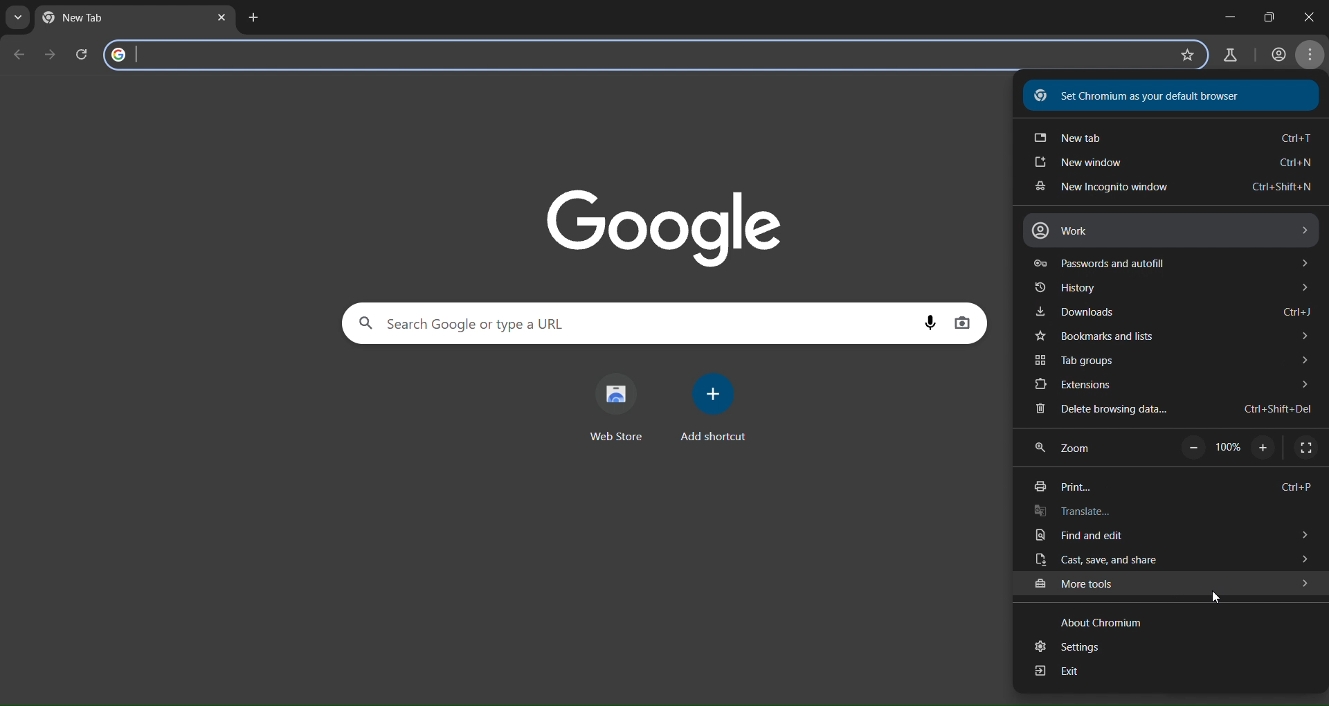 The image size is (1329, 706). Describe the element at coordinates (1186, 55) in the screenshot. I see `bookmark page` at that location.